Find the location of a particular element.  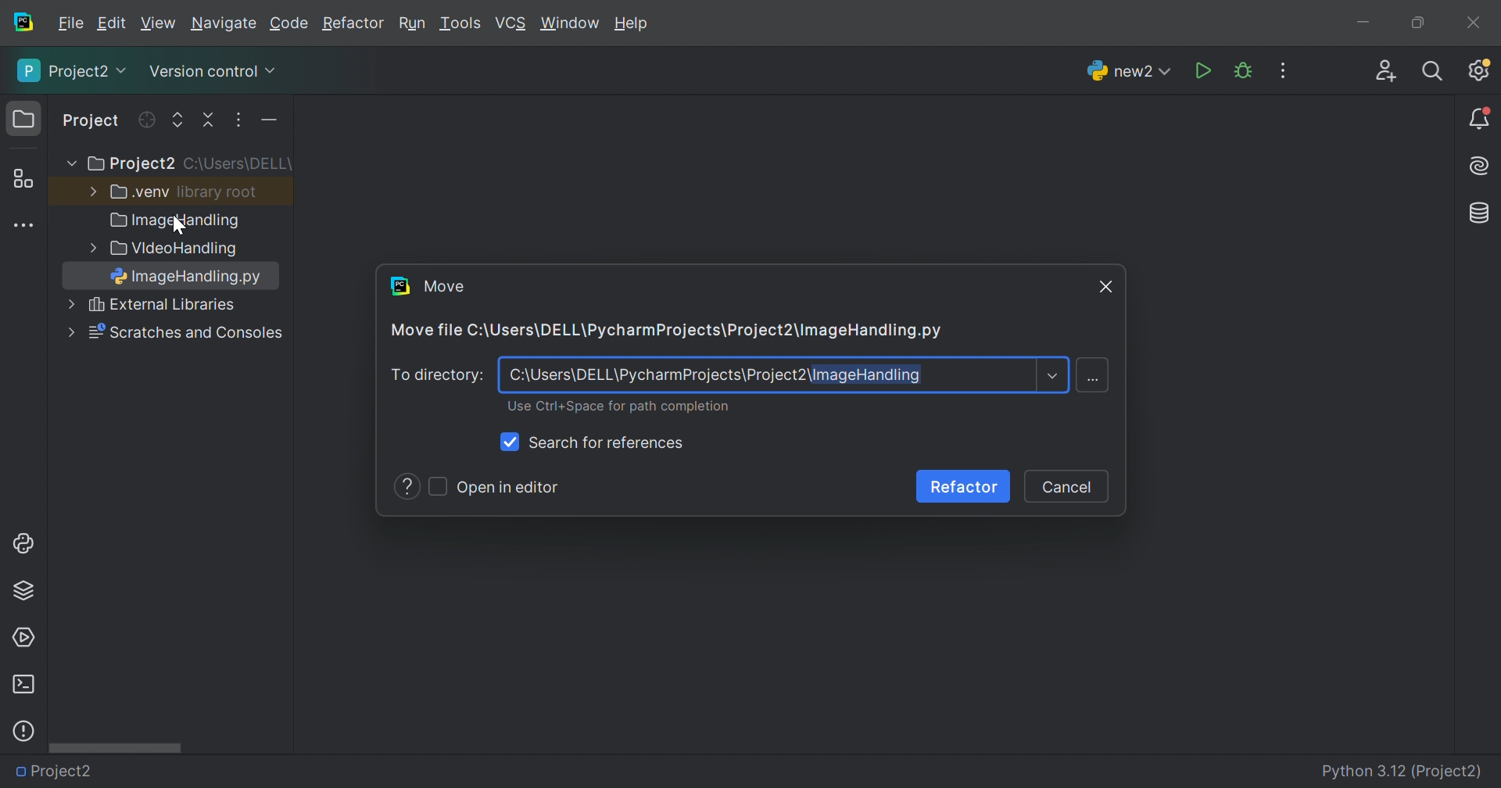

Expand all is located at coordinates (178, 121).